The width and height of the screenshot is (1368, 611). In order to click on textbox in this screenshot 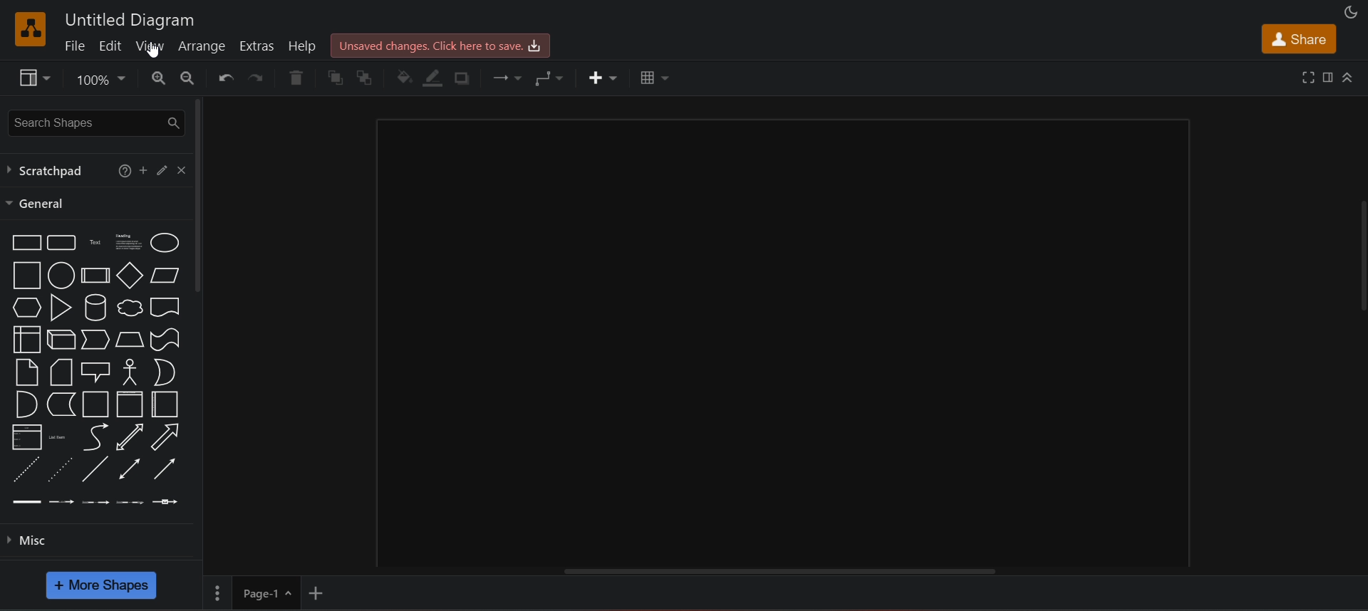, I will do `click(126, 241)`.